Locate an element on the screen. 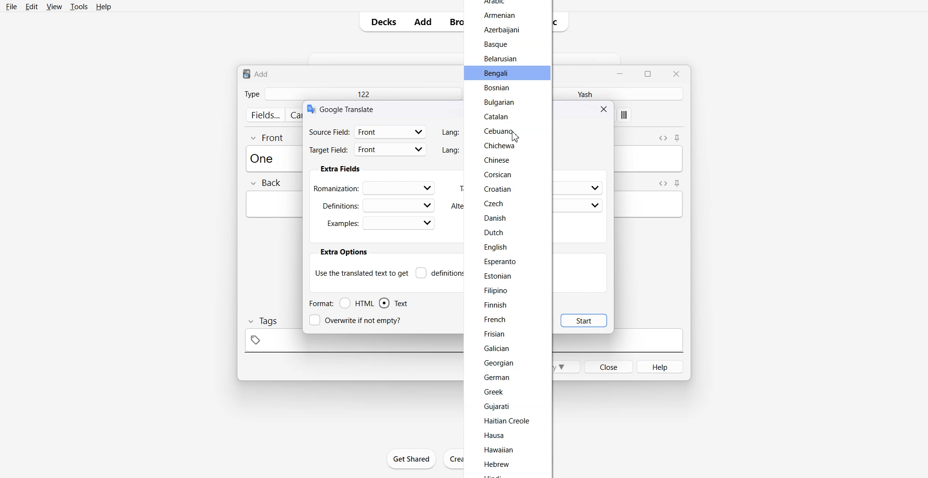 This screenshot has height=478, width=928. German is located at coordinates (497, 377).